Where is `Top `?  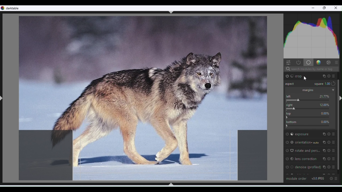 Top  is located at coordinates (310, 117).